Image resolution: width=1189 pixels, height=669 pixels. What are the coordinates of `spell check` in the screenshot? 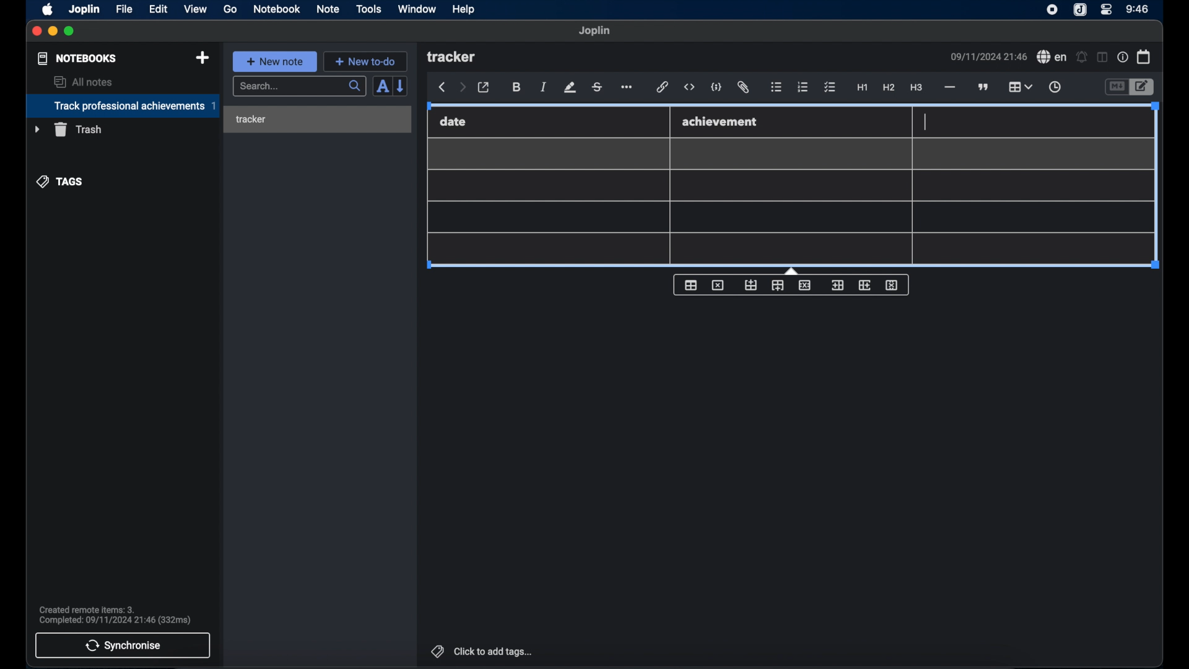 It's located at (1052, 57).